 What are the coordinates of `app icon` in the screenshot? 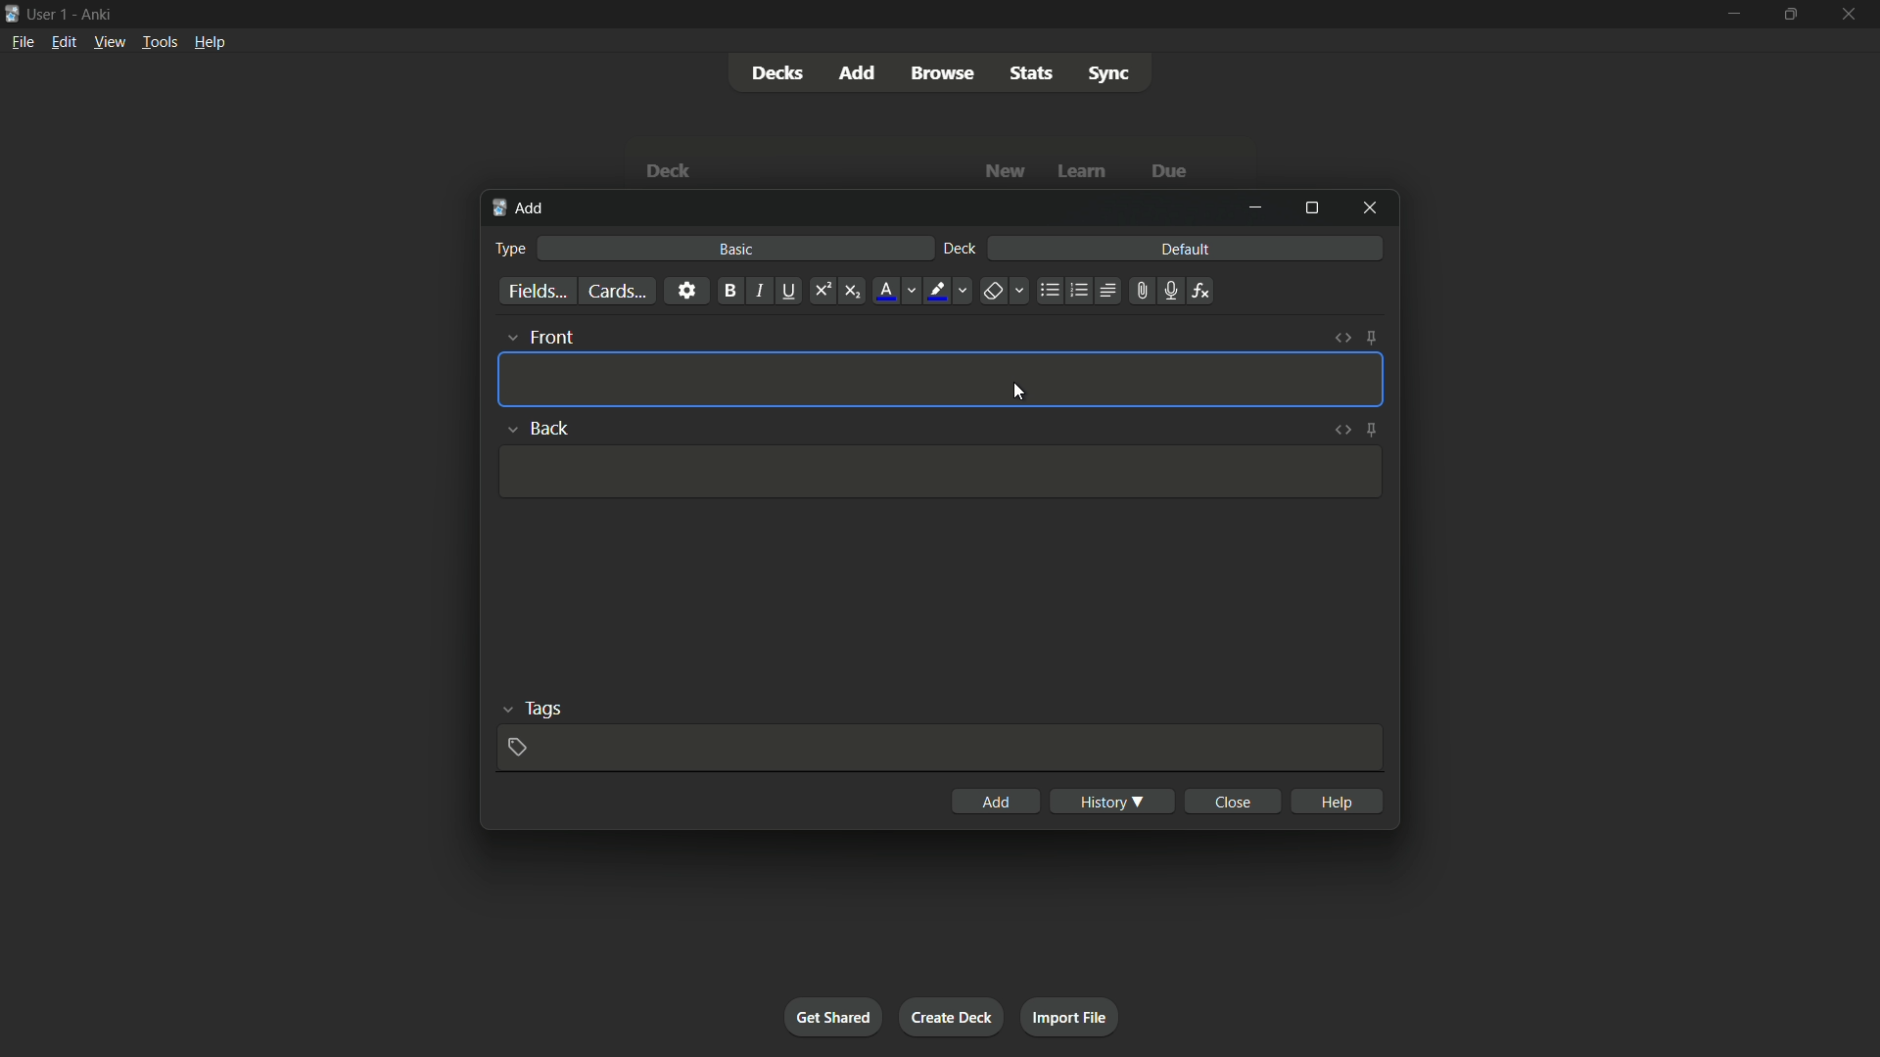 It's located at (12, 12).